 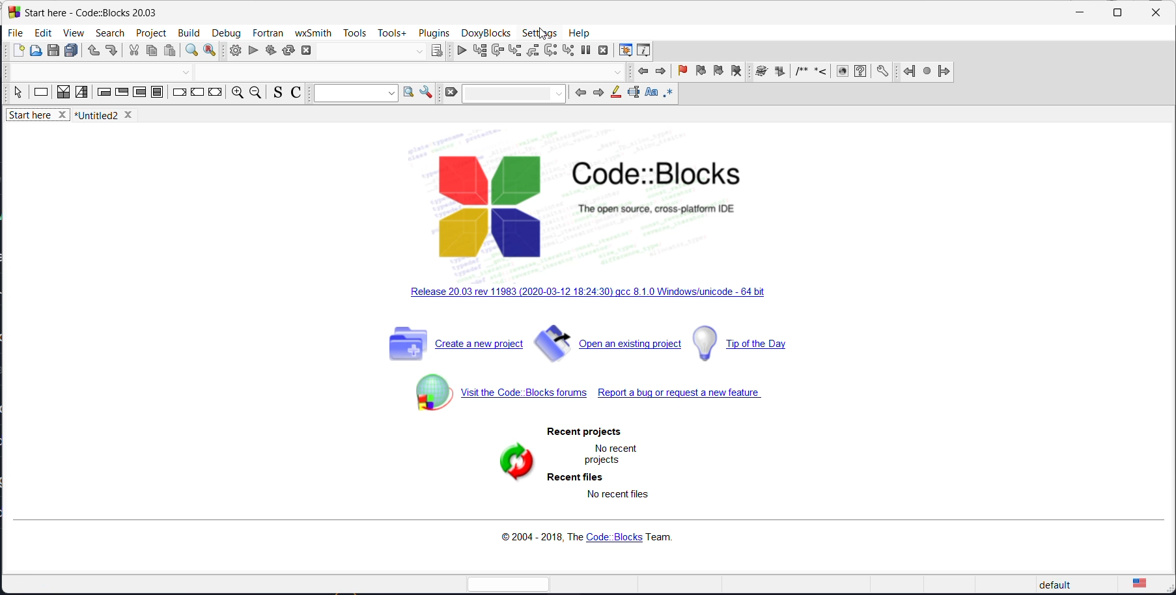 What do you see at coordinates (353, 94) in the screenshot?
I see `dropdown` at bounding box center [353, 94].